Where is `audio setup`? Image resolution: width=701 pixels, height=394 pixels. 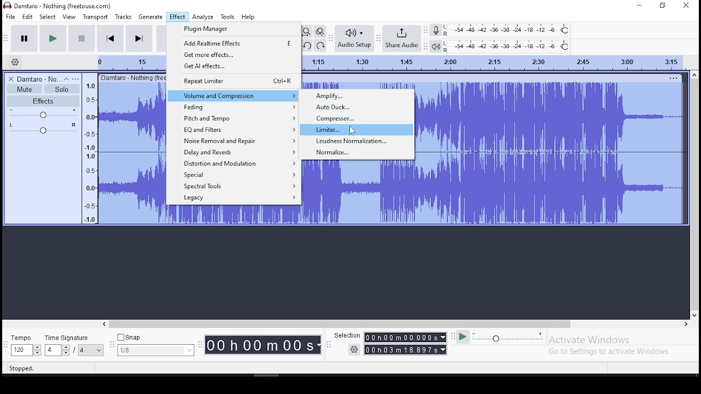
audio setup is located at coordinates (353, 38).